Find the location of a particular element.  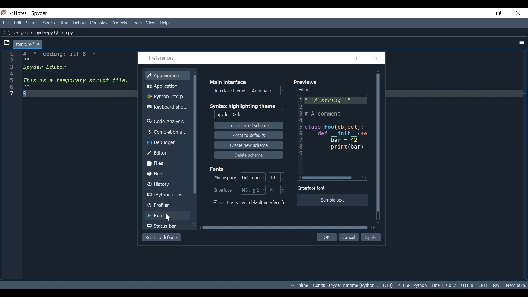

Minimize is located at coordinates (477, 13).